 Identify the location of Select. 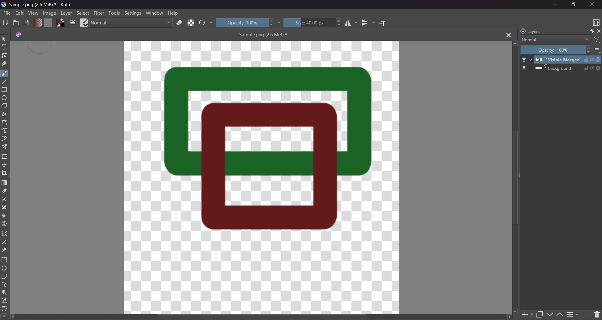
(4, 39).